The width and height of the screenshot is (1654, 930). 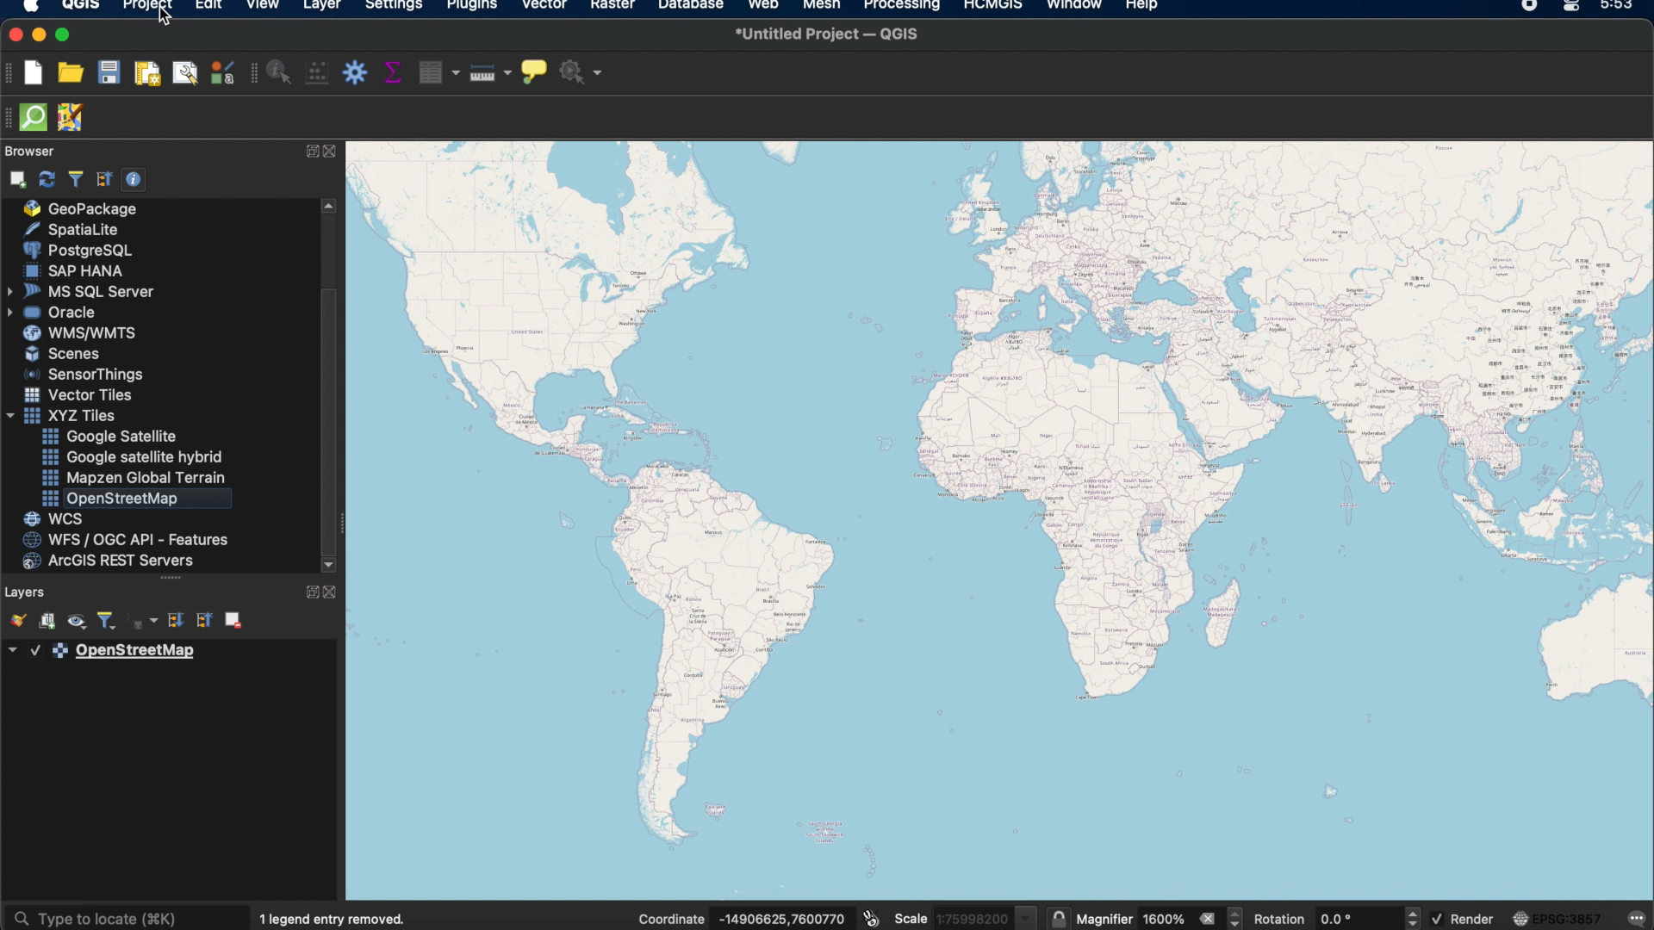 I want to click on raster, so click(x=612, y=7).